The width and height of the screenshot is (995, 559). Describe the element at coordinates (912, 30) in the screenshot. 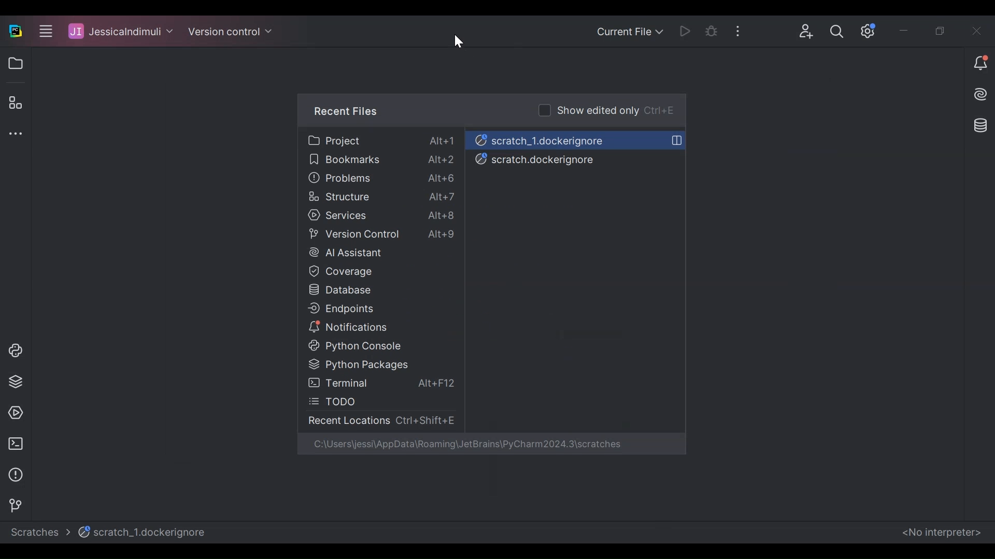

I see `Minimize` at that location.